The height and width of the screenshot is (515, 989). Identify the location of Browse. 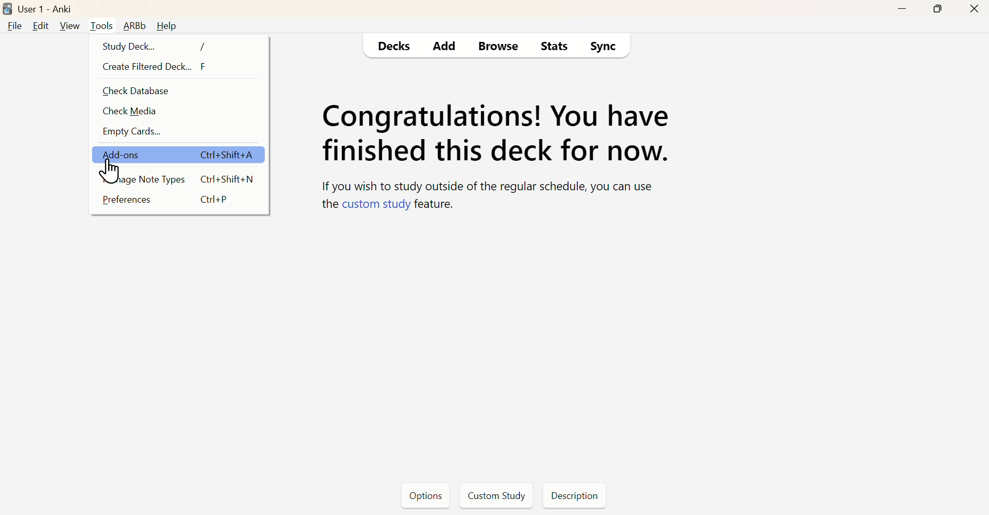
(503, 46).